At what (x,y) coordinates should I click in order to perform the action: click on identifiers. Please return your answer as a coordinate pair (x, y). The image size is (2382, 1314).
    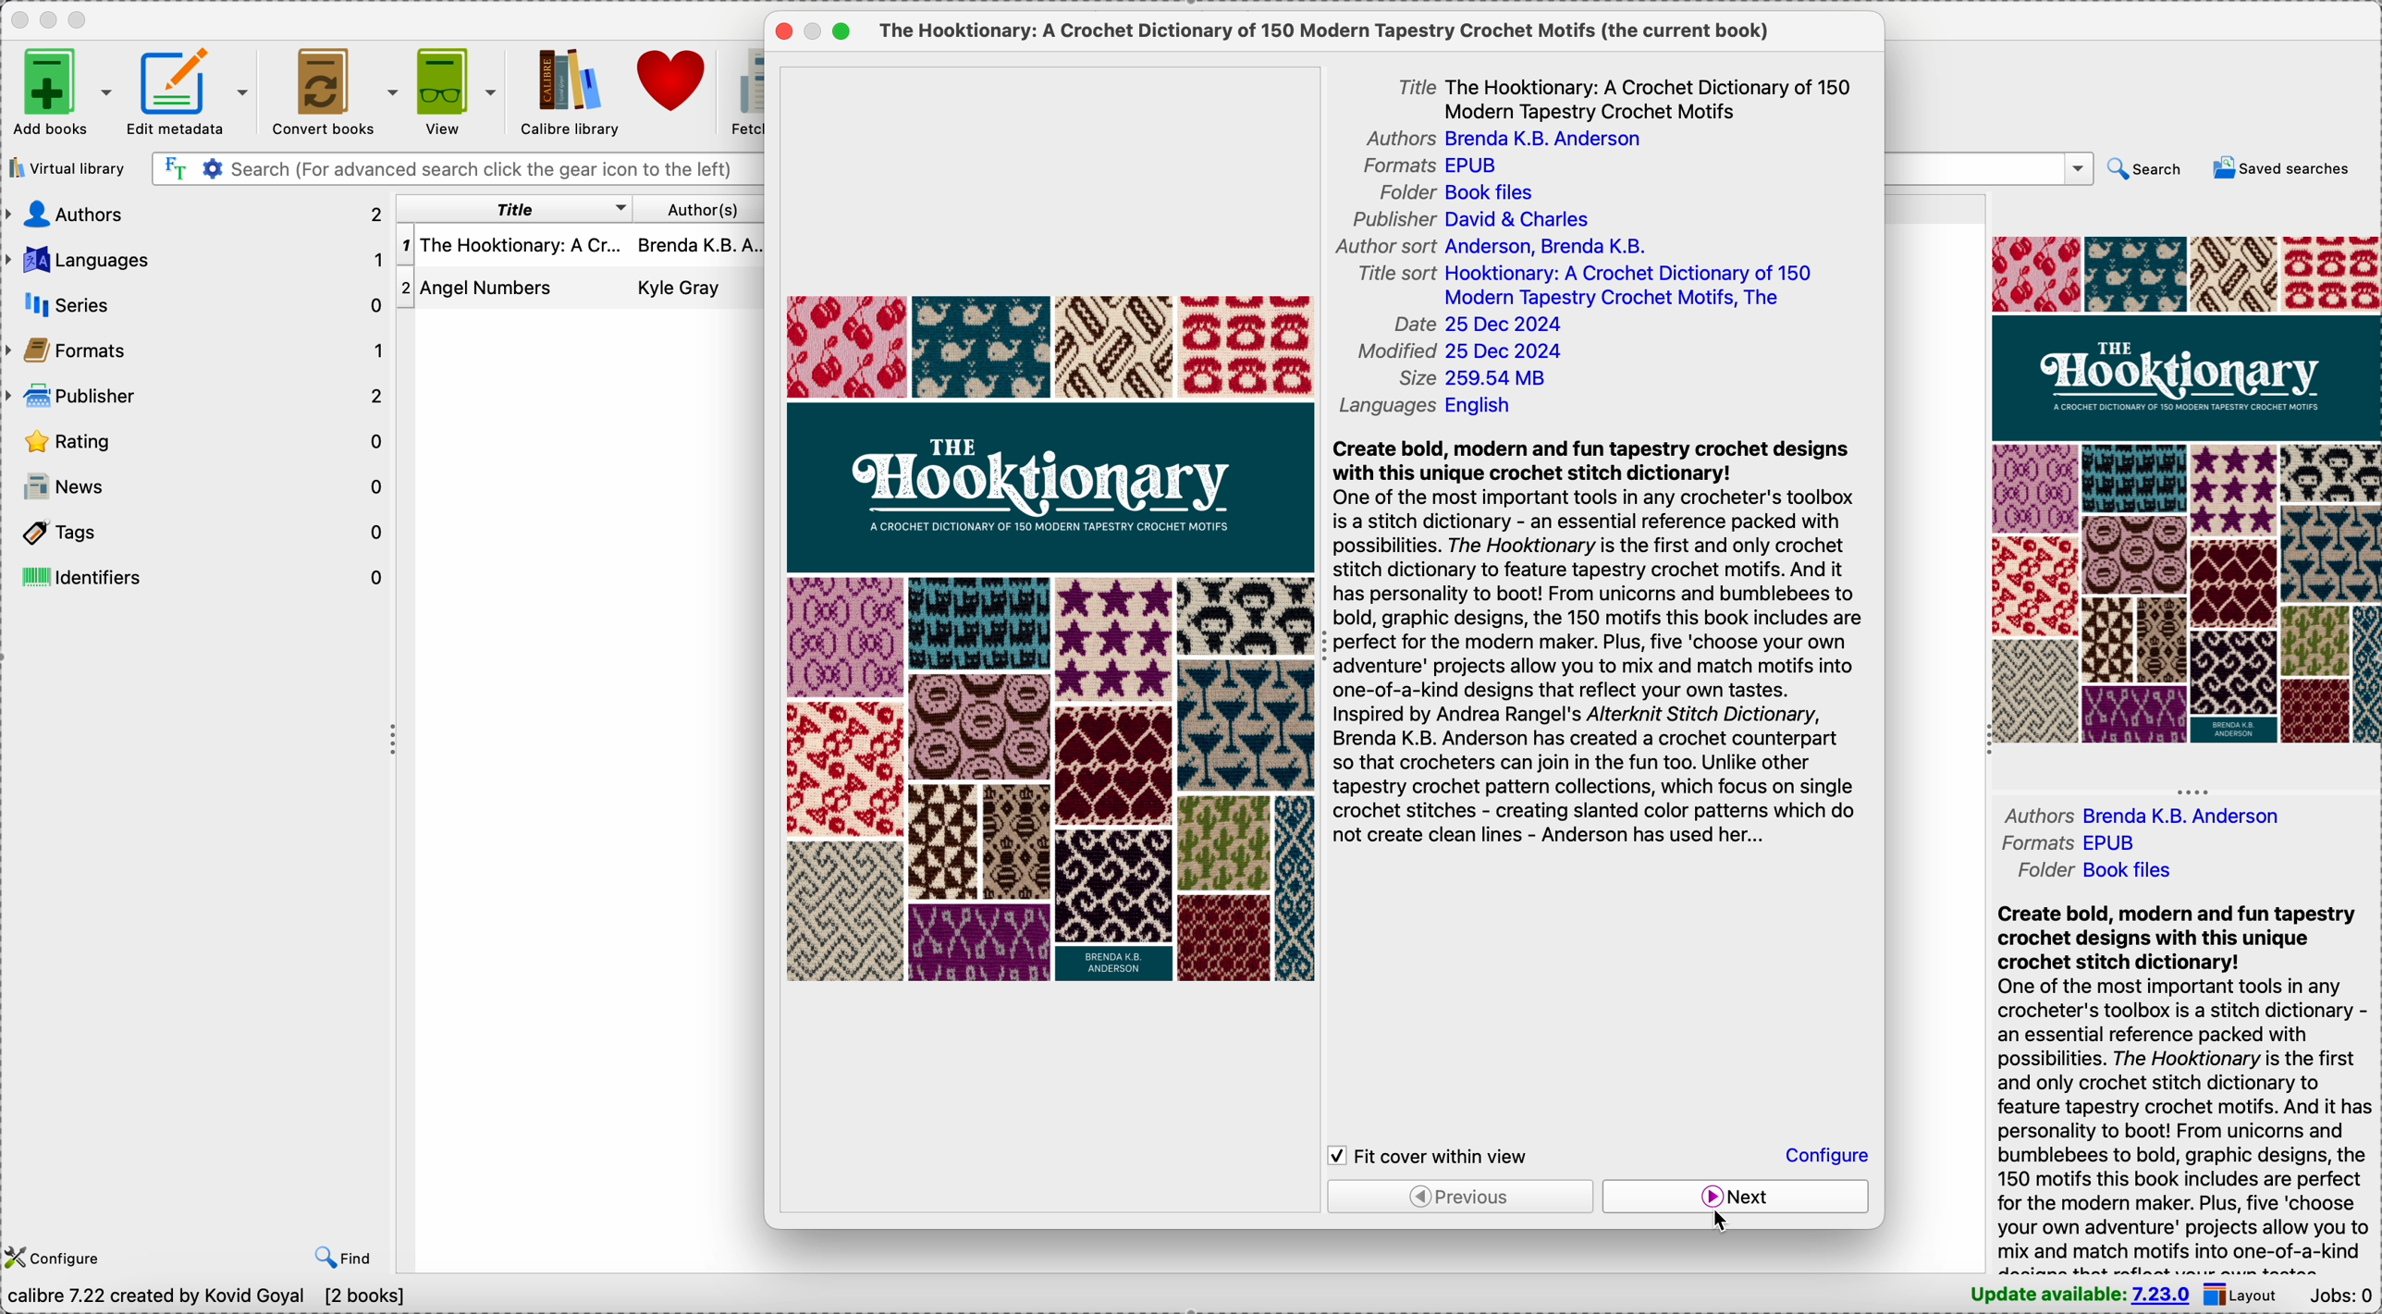
    Looking at the image, I should click on (202, 572).